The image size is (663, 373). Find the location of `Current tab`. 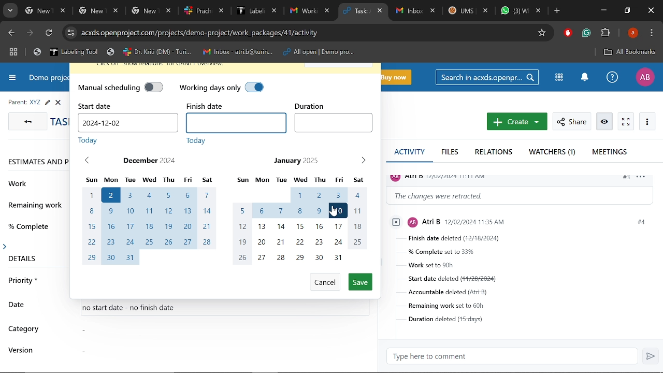

Current tab is located at coordinates (357, 11).